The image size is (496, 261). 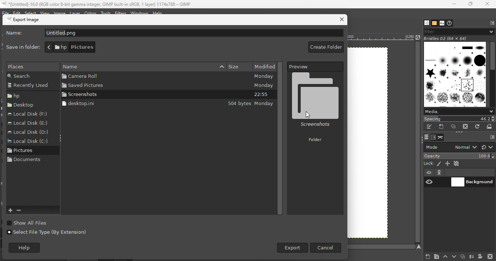 I want to click on Edit this brush, so click(x=429, y=127).